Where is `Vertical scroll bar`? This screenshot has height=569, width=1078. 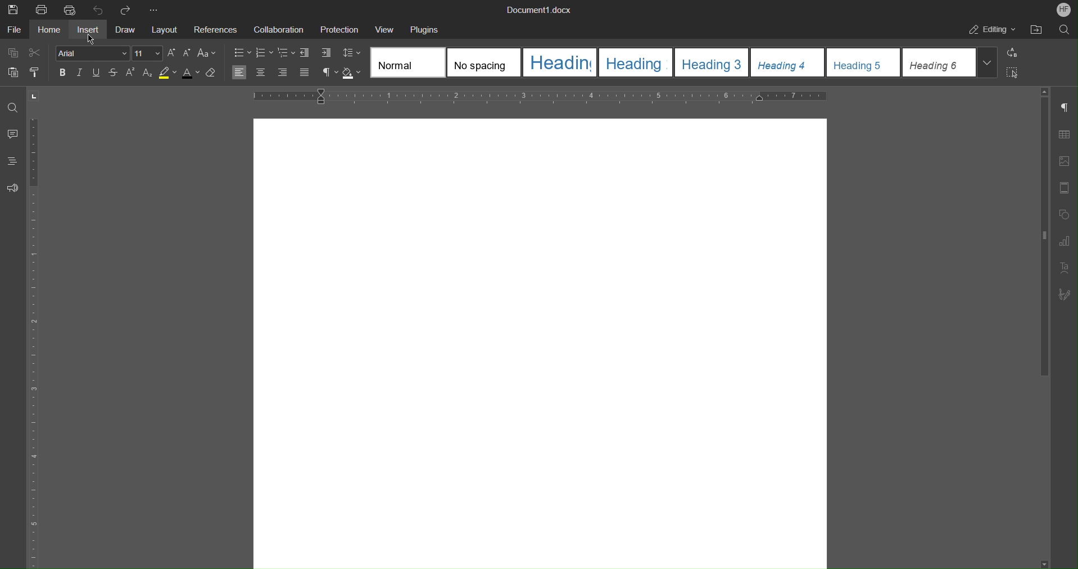
Vertical scroll bar is located at coordinates (1042, 241).